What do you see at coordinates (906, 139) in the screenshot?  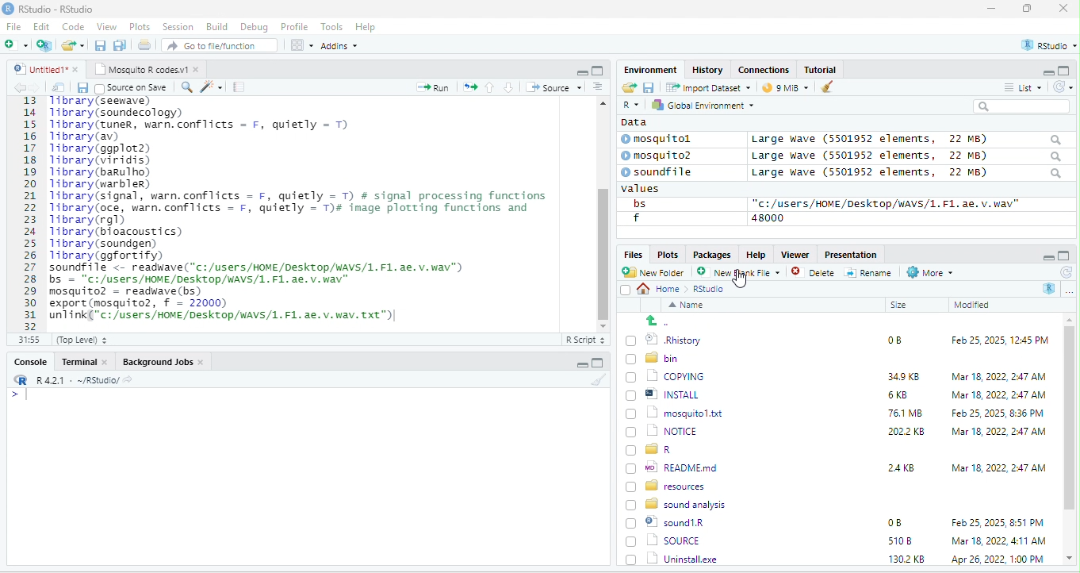 I see `Large wave (5501952 elements, 22 MB)` at bounding box center [906, 139].